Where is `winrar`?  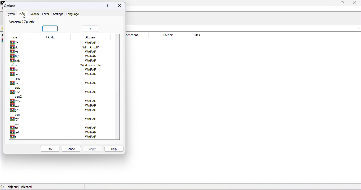
winrar is located at coordinates (90, 110).